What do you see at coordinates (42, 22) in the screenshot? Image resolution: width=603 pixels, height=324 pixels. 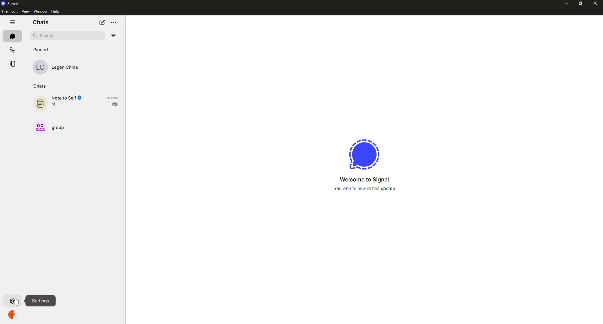 I see `chats` at bounding box center [42, 22].